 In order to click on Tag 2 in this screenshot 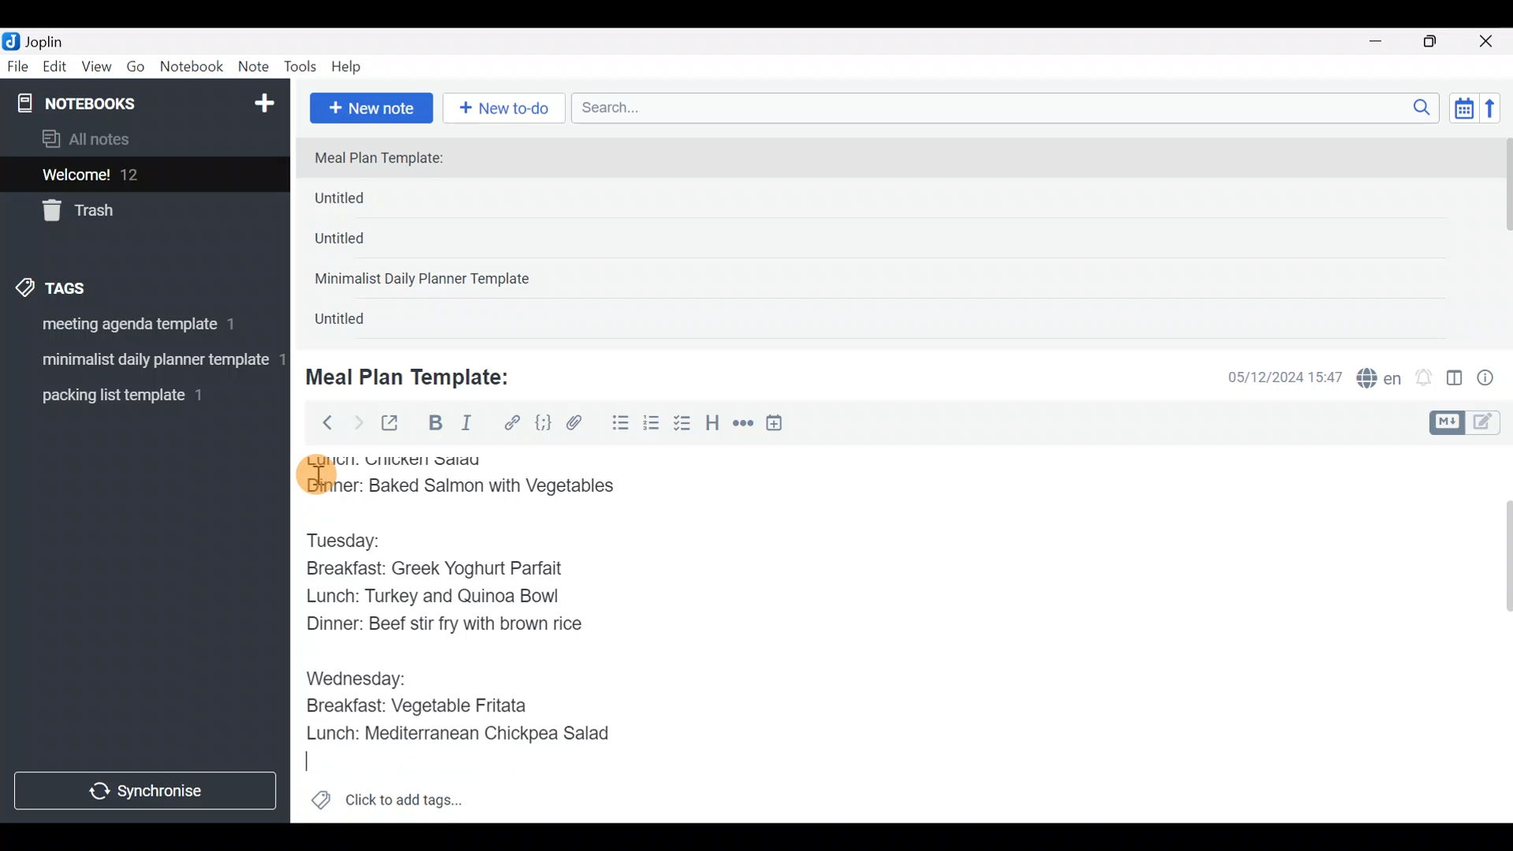, I will do `click(144, 362)`.